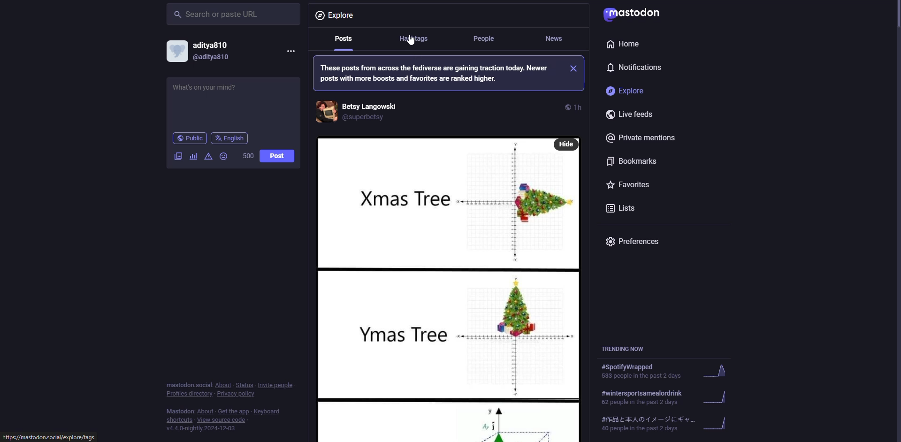 This screenshot has width=901, height=442. I want to click on more, so click(290, 51).